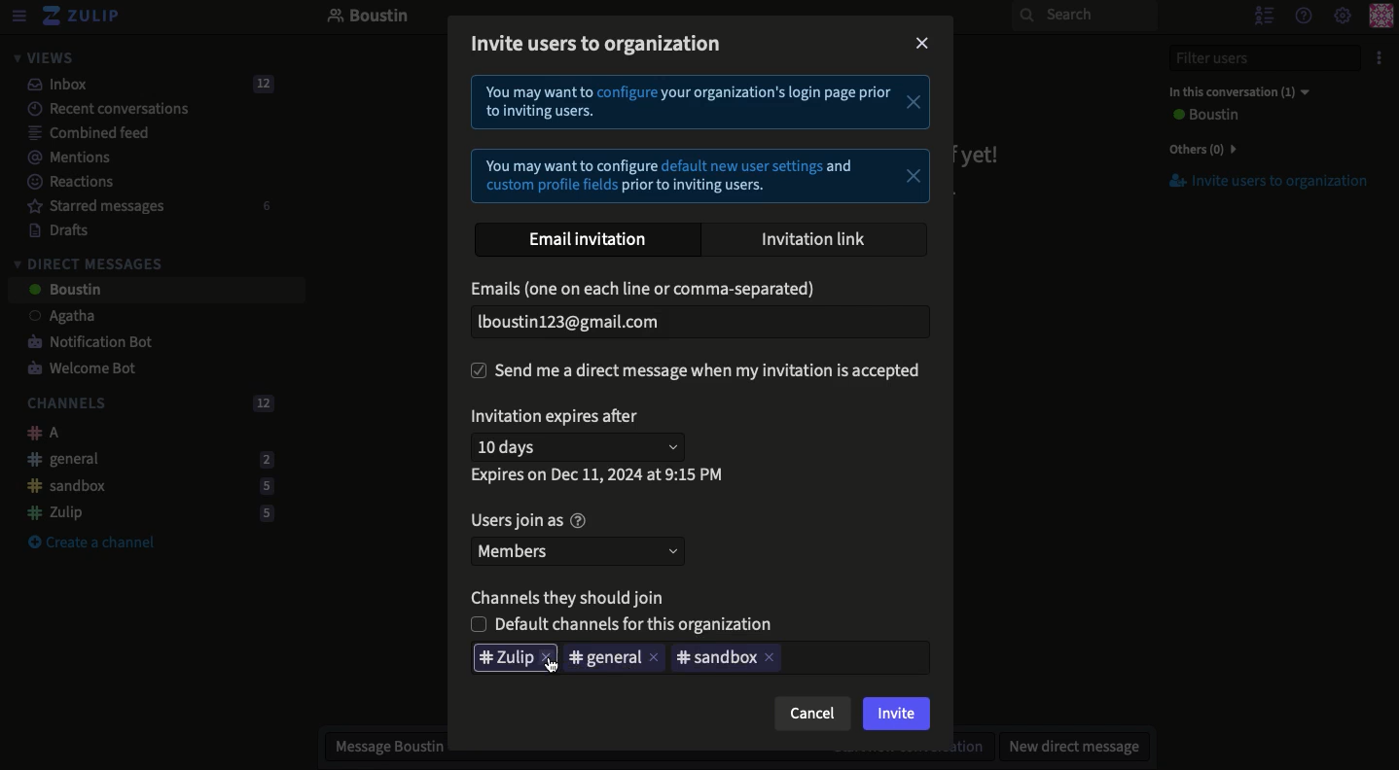 This screenshot has width=1399, height=770. Describe the element at coordinates (43, 57) in the screenshot. I see `Views` at that location.